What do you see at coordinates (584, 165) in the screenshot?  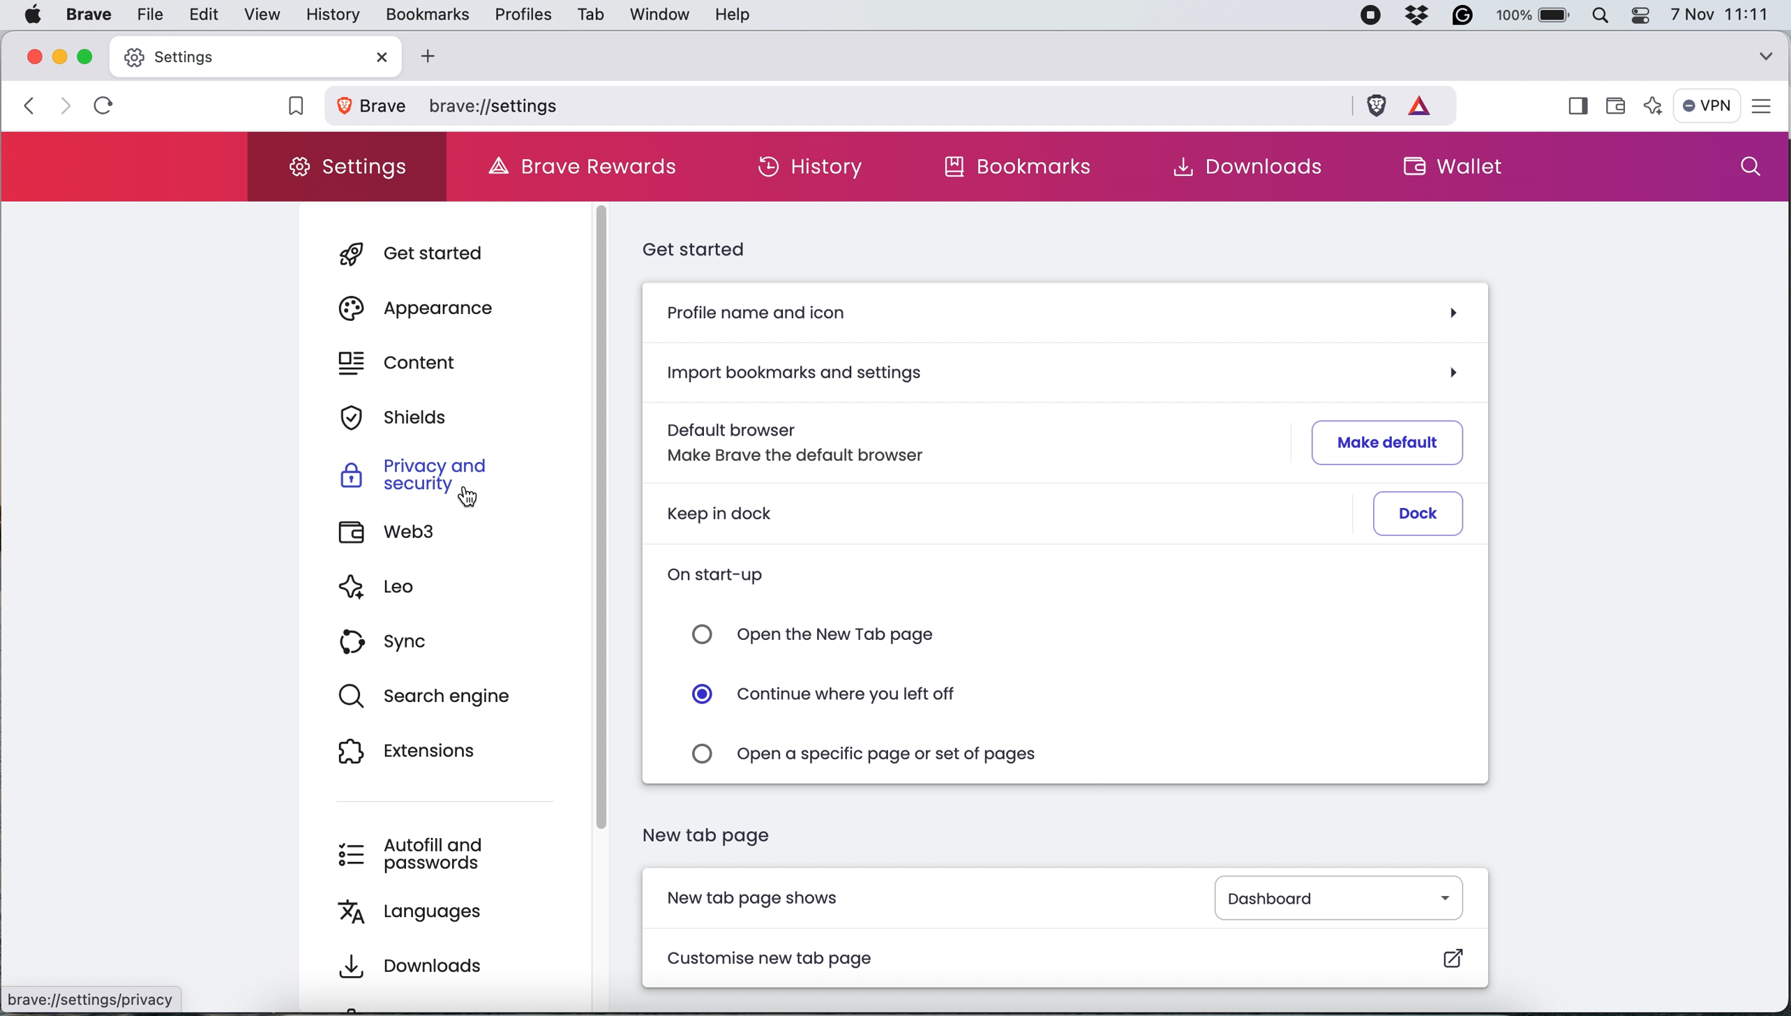 I see `brave rewards` at bounding box center [584, 165].